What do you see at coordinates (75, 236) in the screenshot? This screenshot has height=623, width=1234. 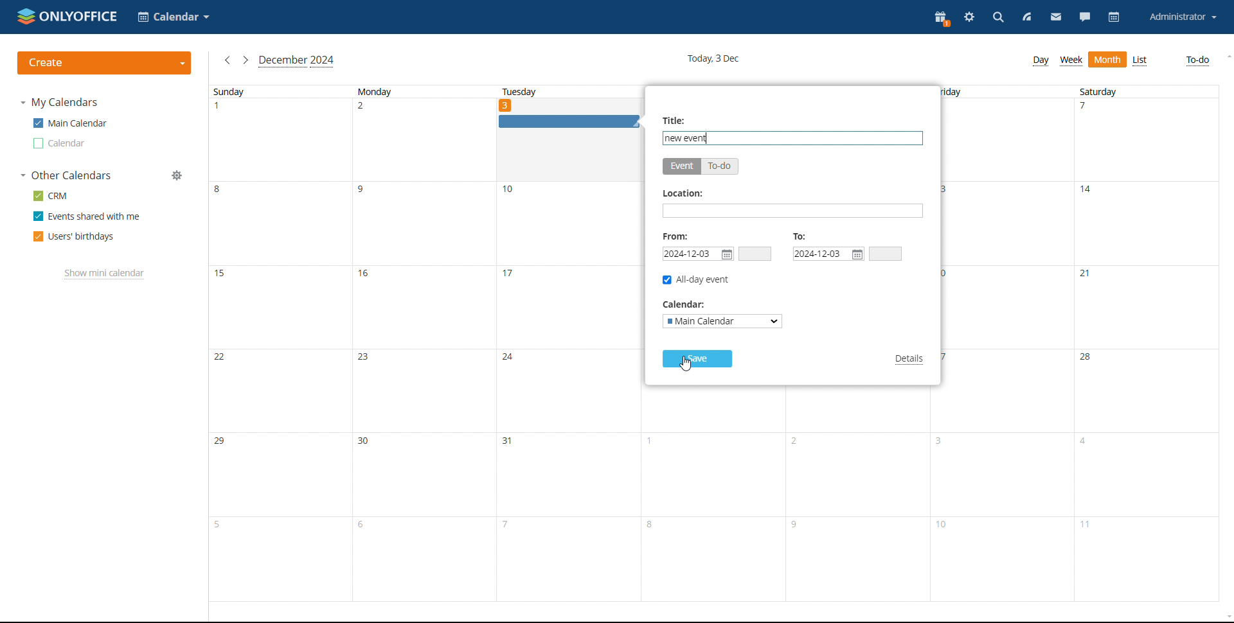 I see `users' birthdays` at bounding box center [75, 236].